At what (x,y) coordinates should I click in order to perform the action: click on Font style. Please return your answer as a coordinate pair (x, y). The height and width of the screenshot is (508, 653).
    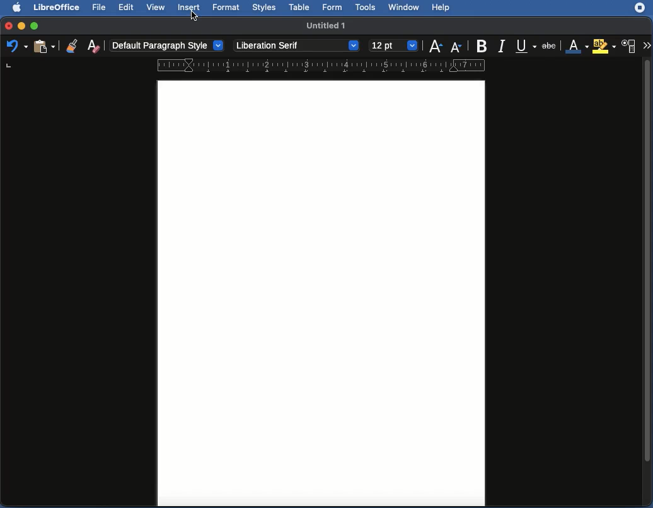
    Looking at the image, I should click on (297, 45).